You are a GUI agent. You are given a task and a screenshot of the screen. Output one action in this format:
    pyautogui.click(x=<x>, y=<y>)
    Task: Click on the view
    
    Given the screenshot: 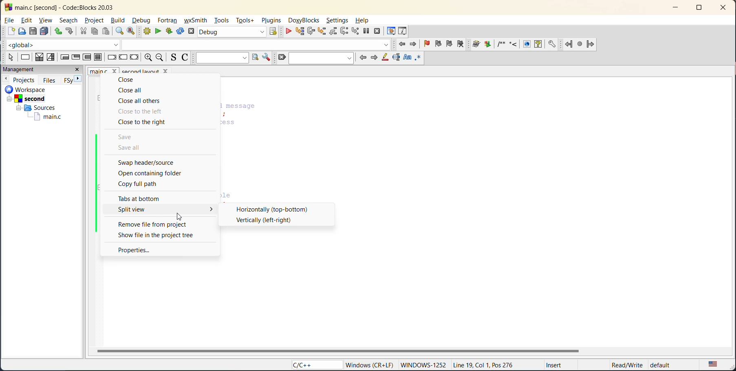 What is the action you would take?
    pyautogui.click(x=46, y=21)
    